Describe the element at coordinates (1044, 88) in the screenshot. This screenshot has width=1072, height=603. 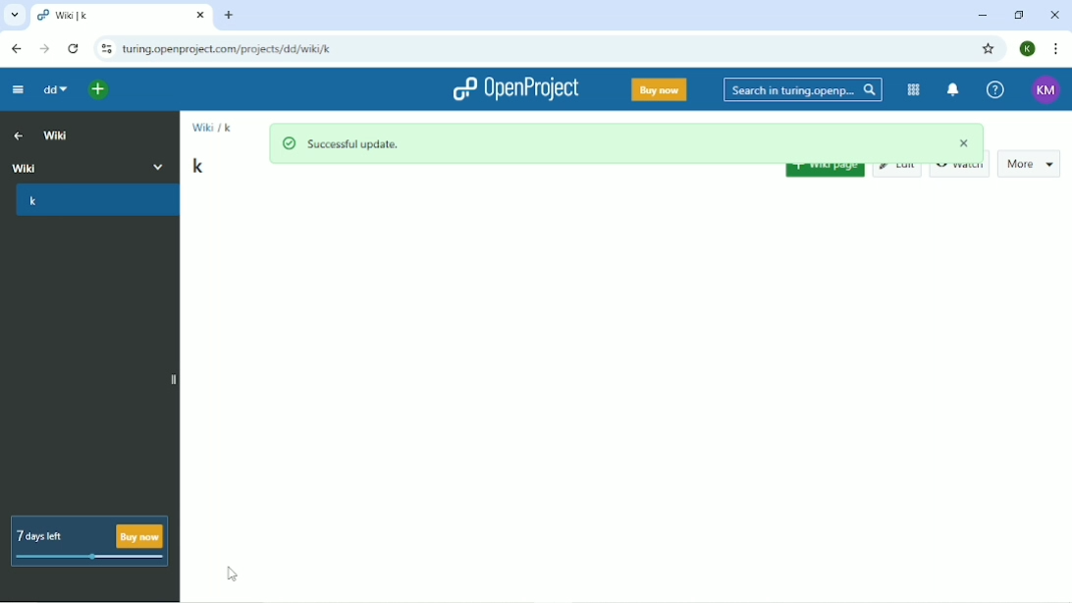
I see `Account` at that location.